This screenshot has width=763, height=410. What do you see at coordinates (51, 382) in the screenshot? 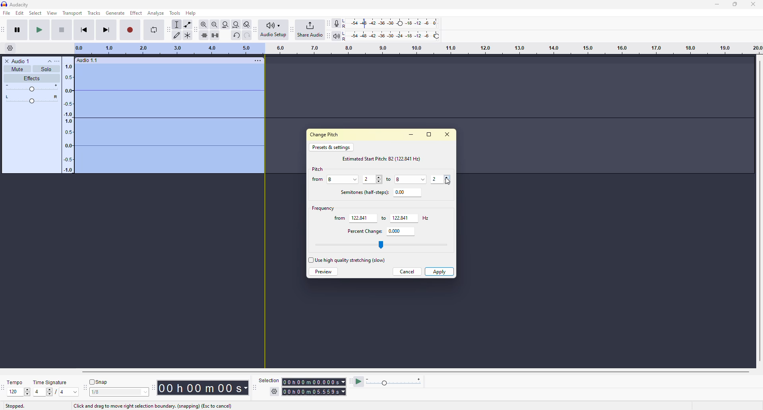
I see `time signature` at bounding box center [51, 382].